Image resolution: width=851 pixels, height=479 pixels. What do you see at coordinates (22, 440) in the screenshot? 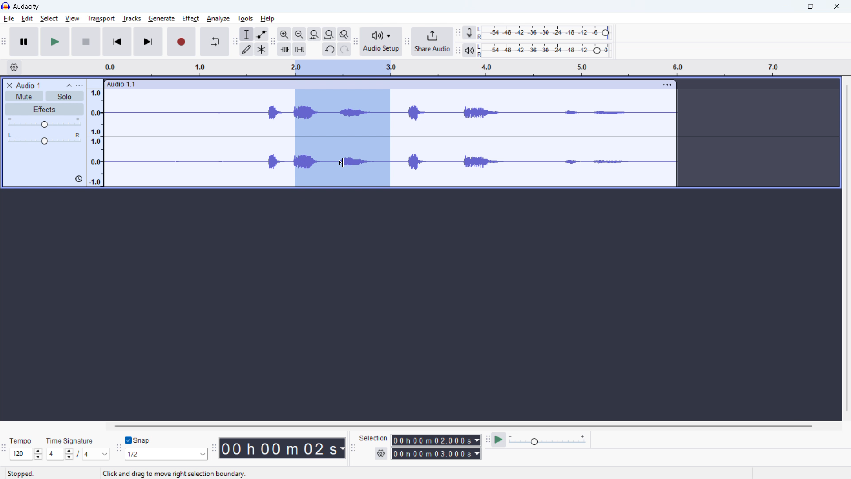
I see `Tempo` at bounding box center [22, 440].